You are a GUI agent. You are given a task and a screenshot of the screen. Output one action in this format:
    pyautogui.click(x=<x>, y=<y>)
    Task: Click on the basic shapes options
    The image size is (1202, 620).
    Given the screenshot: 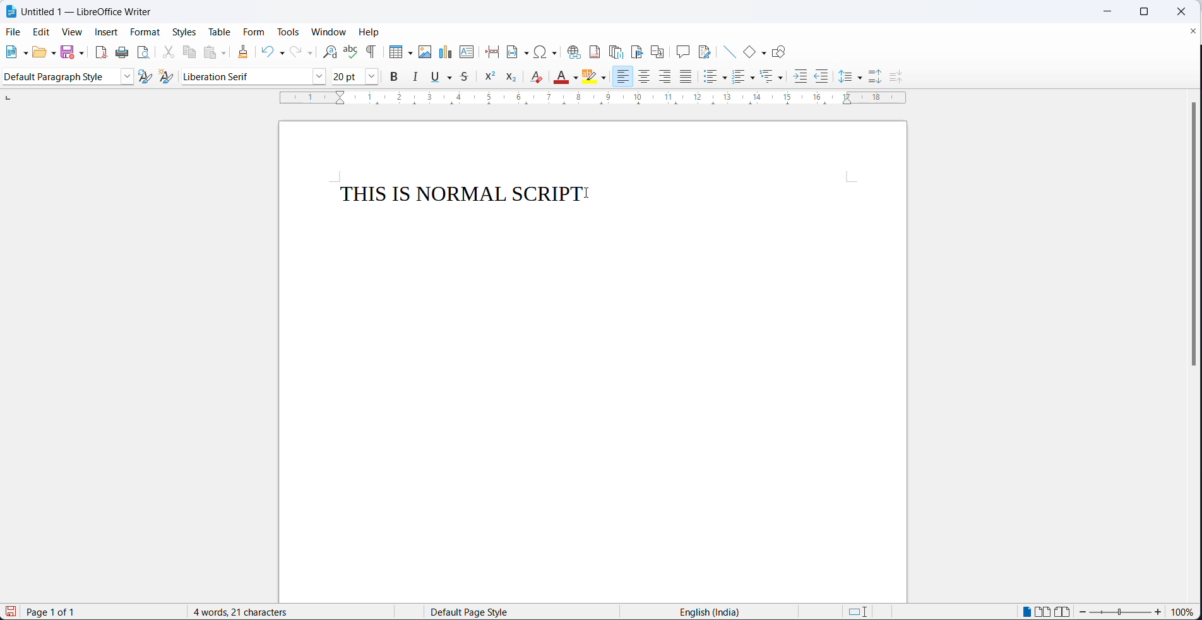 What is the action you would take?
    pyautogui.click(x=762, y=51)
    